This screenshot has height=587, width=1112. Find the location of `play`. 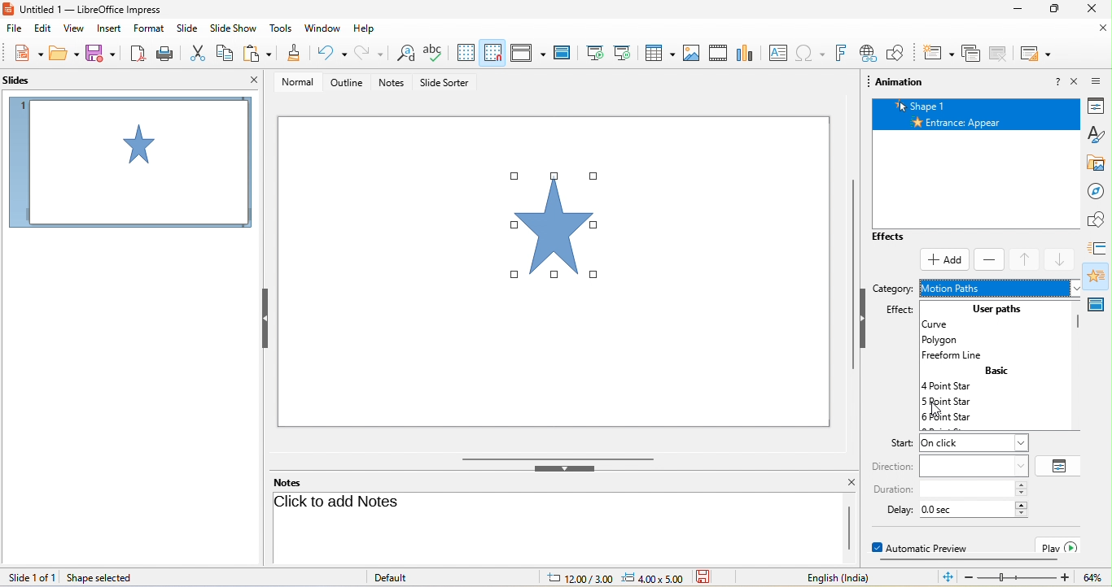

play is located at coordinates (1060, 546).